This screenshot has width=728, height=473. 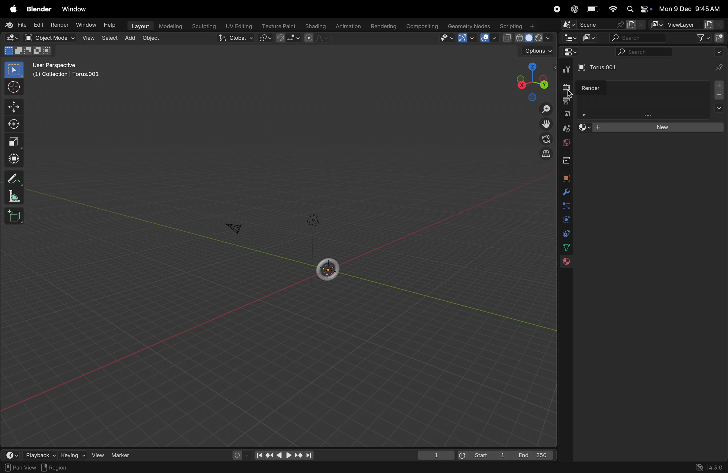 What do you see at coordinates (16, 124) in the screenshot?
I see `Rotate` at bounding box center [16, 124].